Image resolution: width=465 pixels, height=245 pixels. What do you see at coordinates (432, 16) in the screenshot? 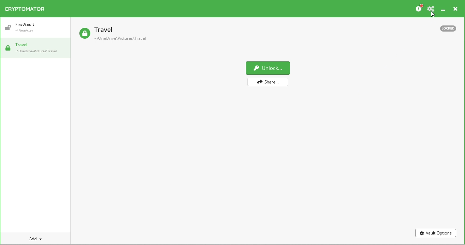
I see `Cursor` at bounding box center [432, 16].